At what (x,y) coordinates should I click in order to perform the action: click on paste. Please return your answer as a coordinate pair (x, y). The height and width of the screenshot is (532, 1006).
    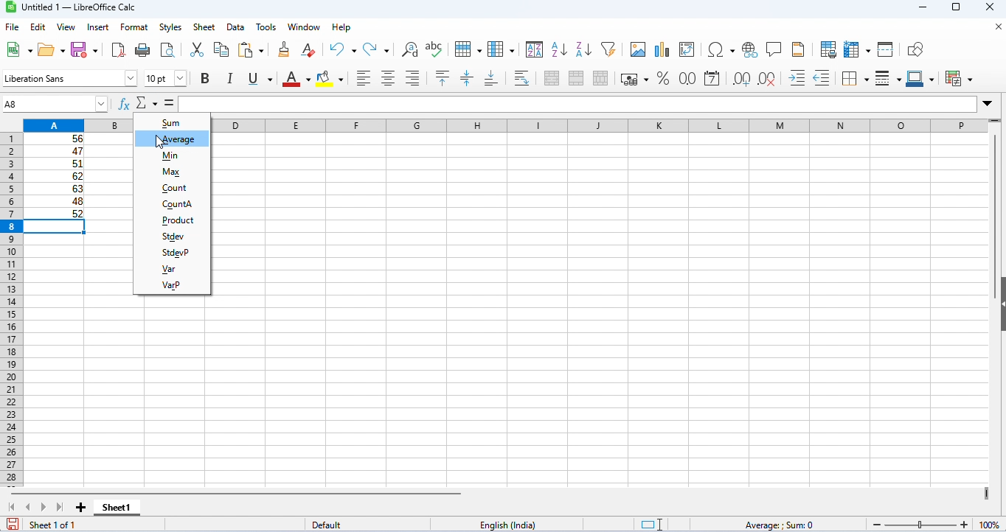
    Looking at the image, I should click on (254, 50).